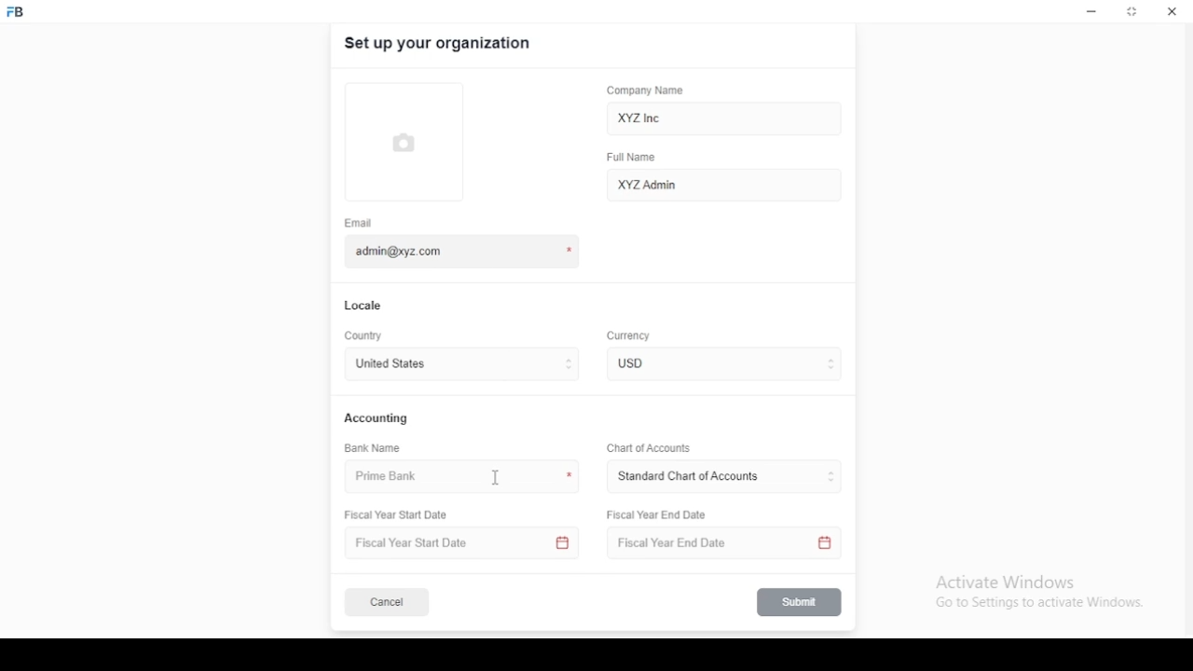  What do you see at coordinates (687, 477) in the screenshot?
I see `L ‘Standard Chart of Accounts` at bounding box center [687, 477].